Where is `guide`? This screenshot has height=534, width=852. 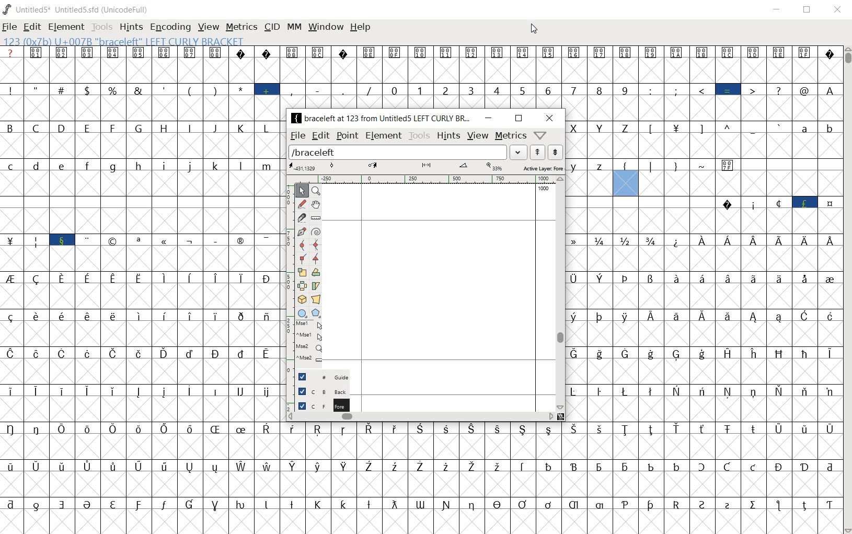 guide is located at coordinates (319, 378).